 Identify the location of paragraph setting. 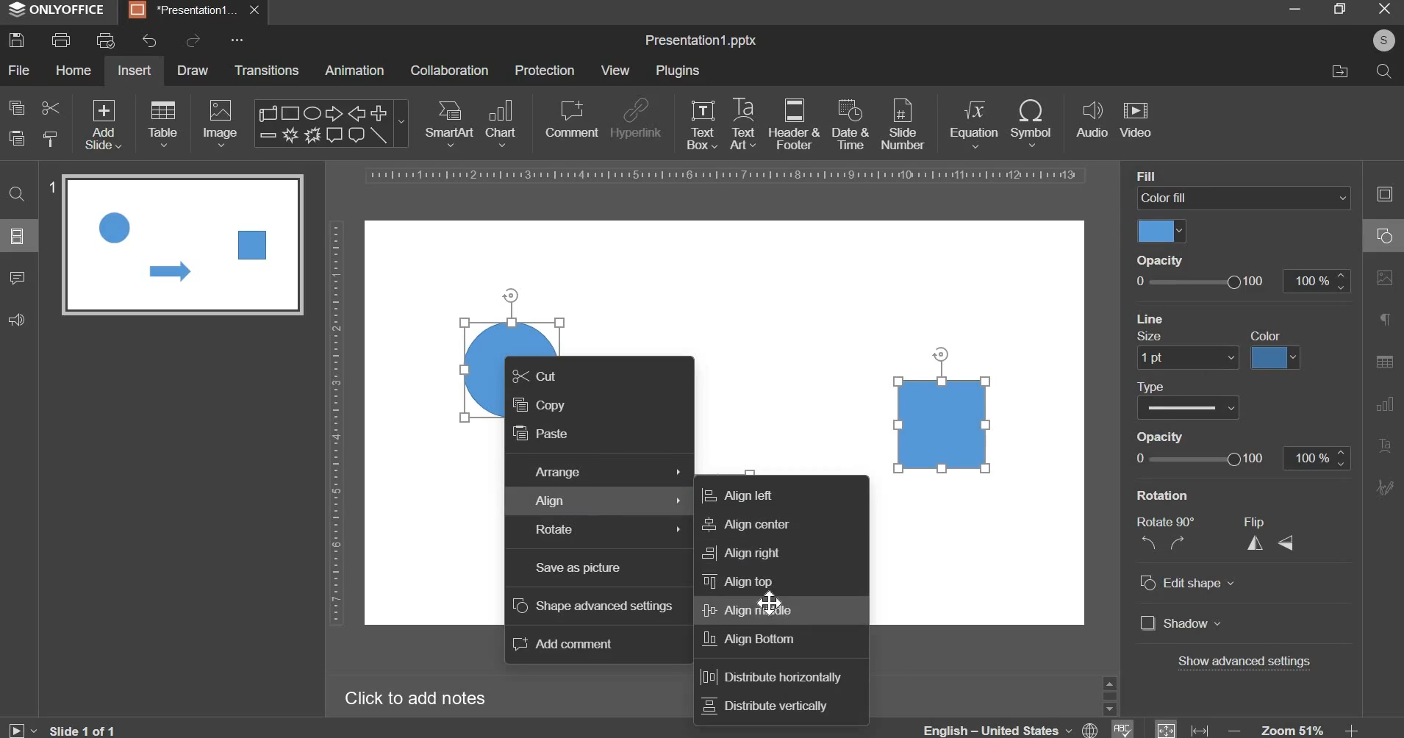
(1386, 321).